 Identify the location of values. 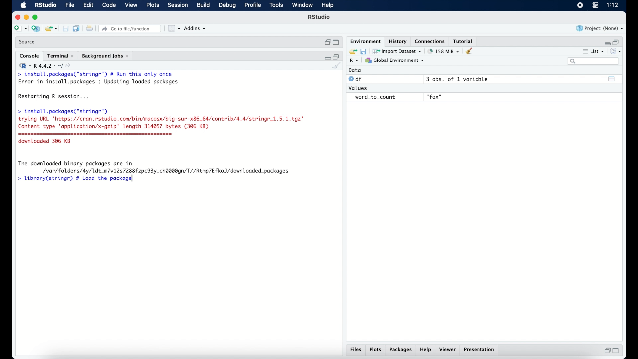
(359, 87).